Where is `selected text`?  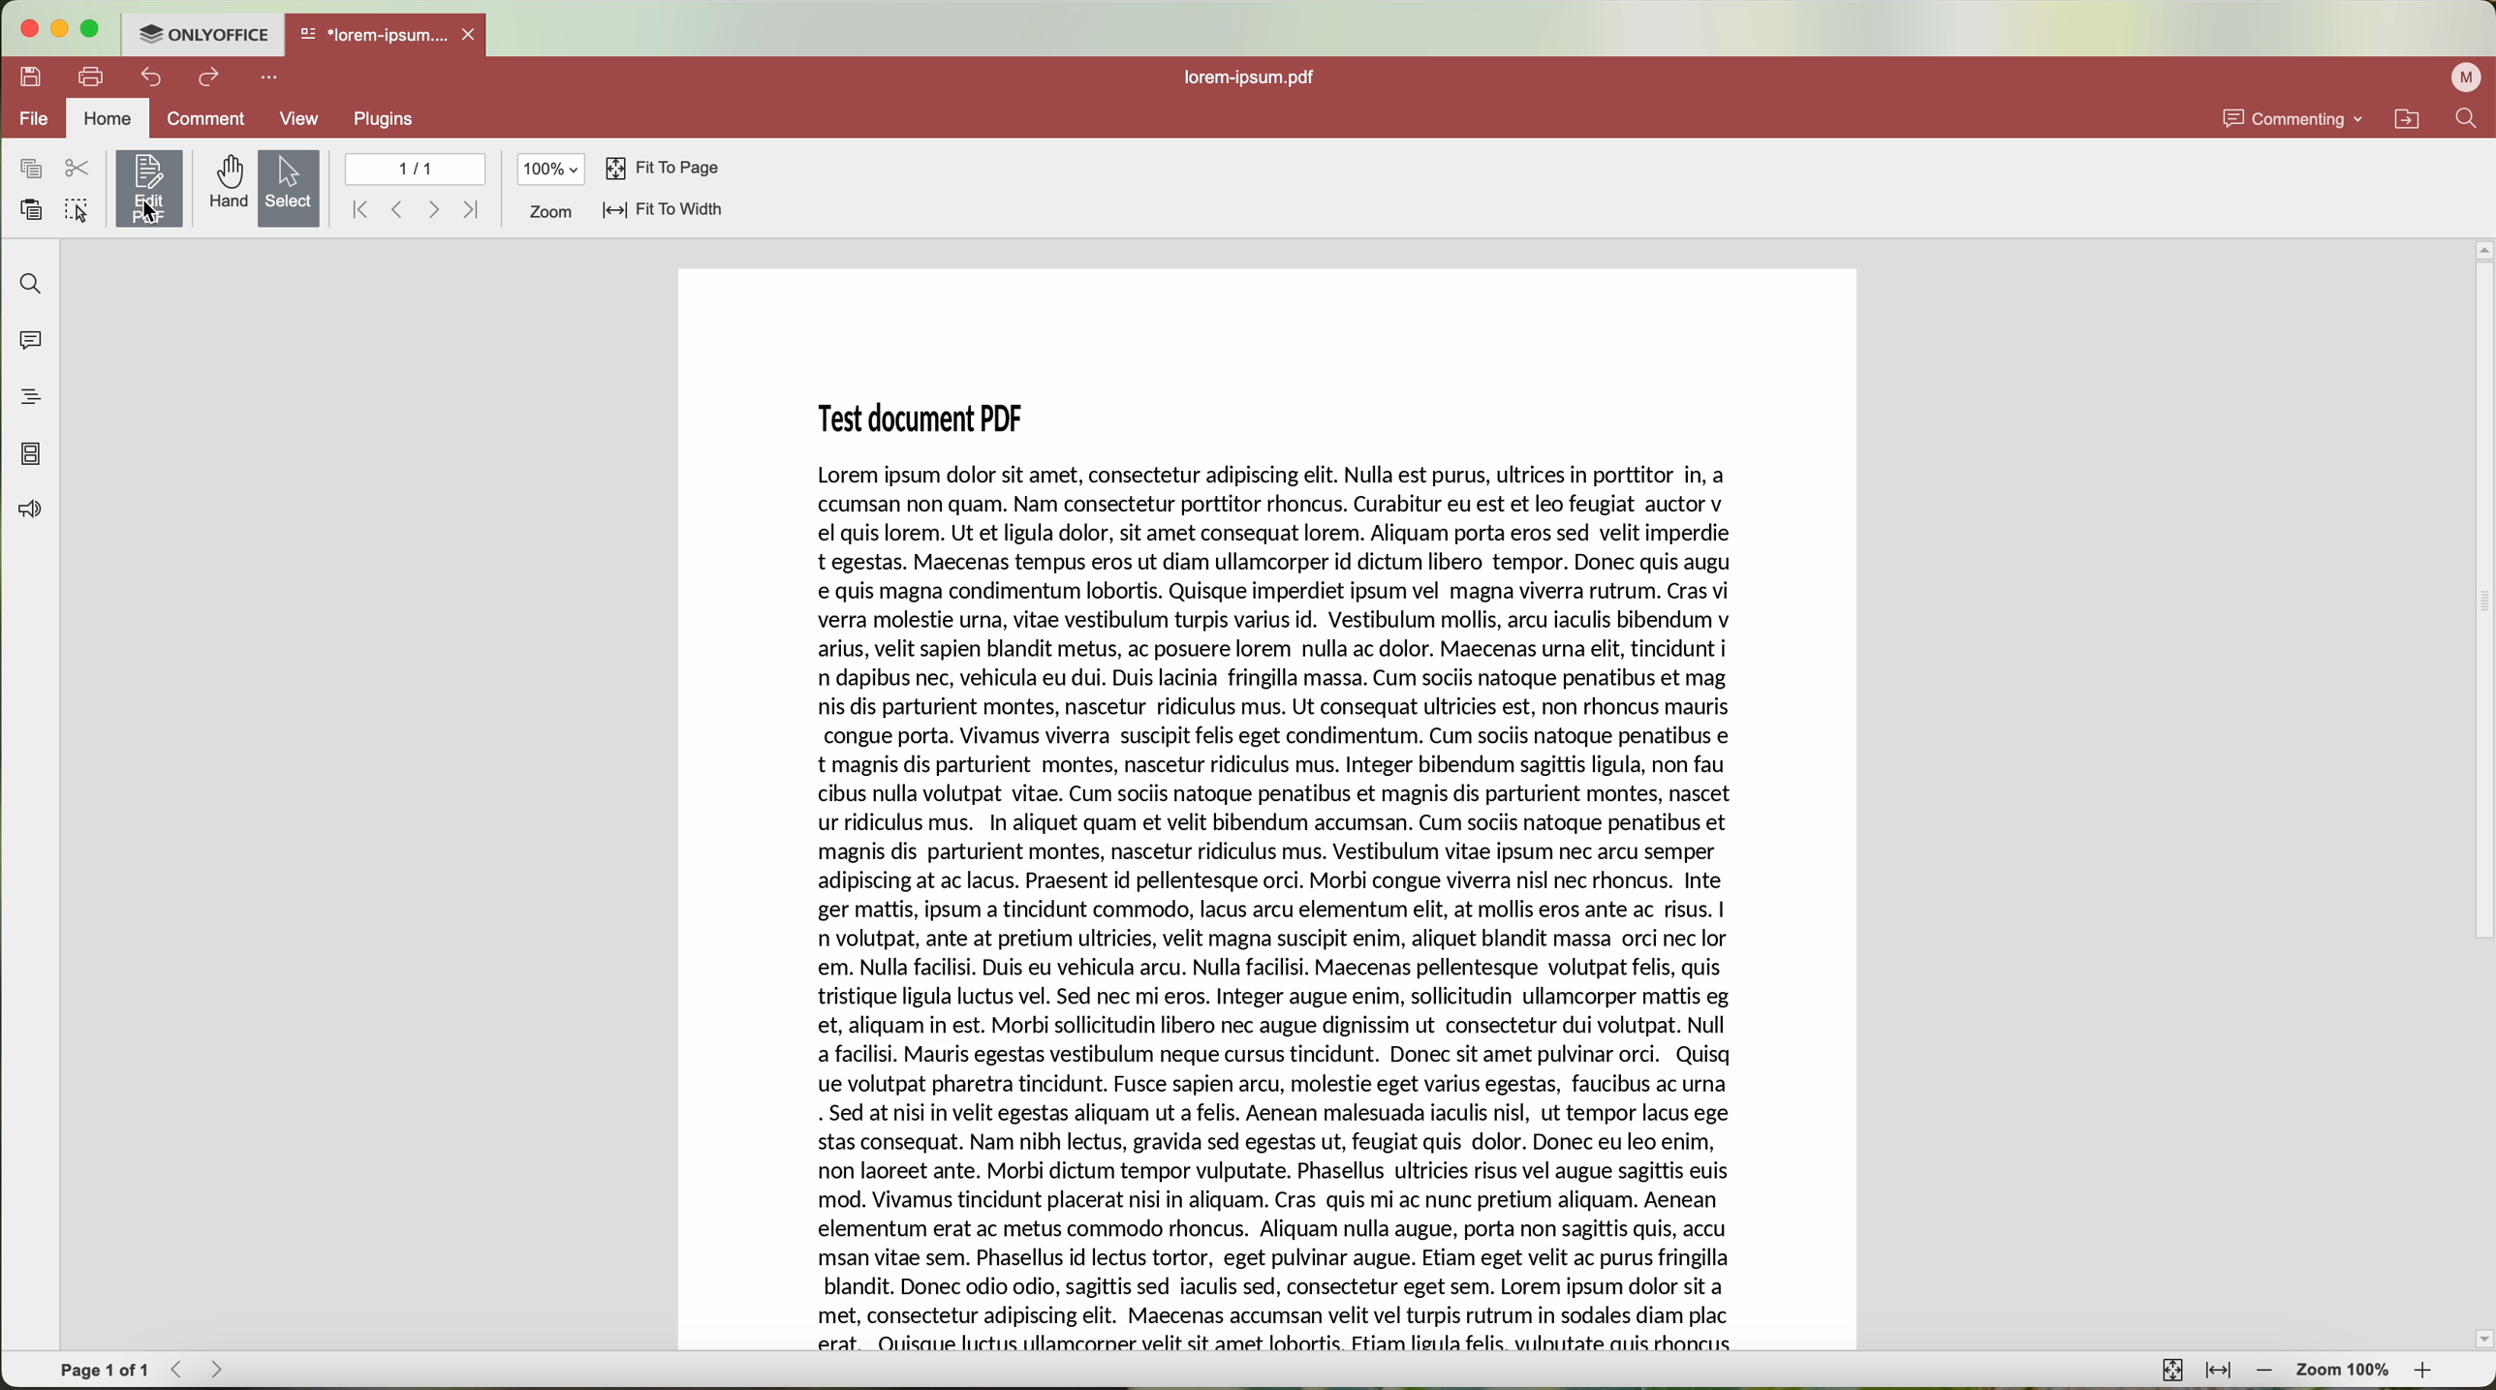 selected text is located at coordinates (1282, 902).